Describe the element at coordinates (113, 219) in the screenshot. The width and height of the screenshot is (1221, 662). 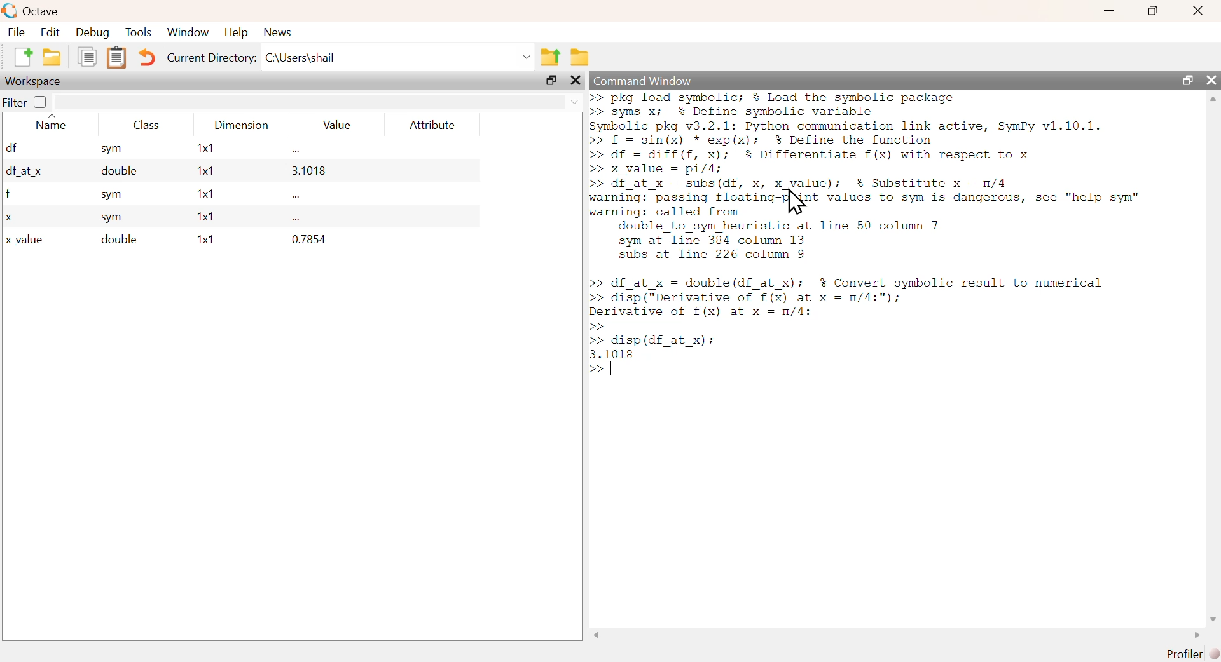
I see `sym` at that location.